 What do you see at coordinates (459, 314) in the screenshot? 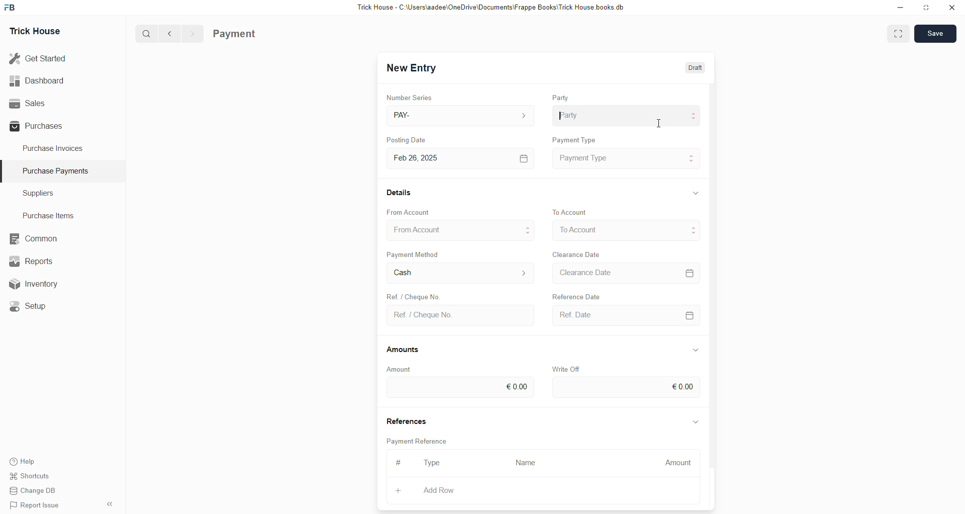
I see `Ref. / Cheque No.` at bounding box center [459, 314].